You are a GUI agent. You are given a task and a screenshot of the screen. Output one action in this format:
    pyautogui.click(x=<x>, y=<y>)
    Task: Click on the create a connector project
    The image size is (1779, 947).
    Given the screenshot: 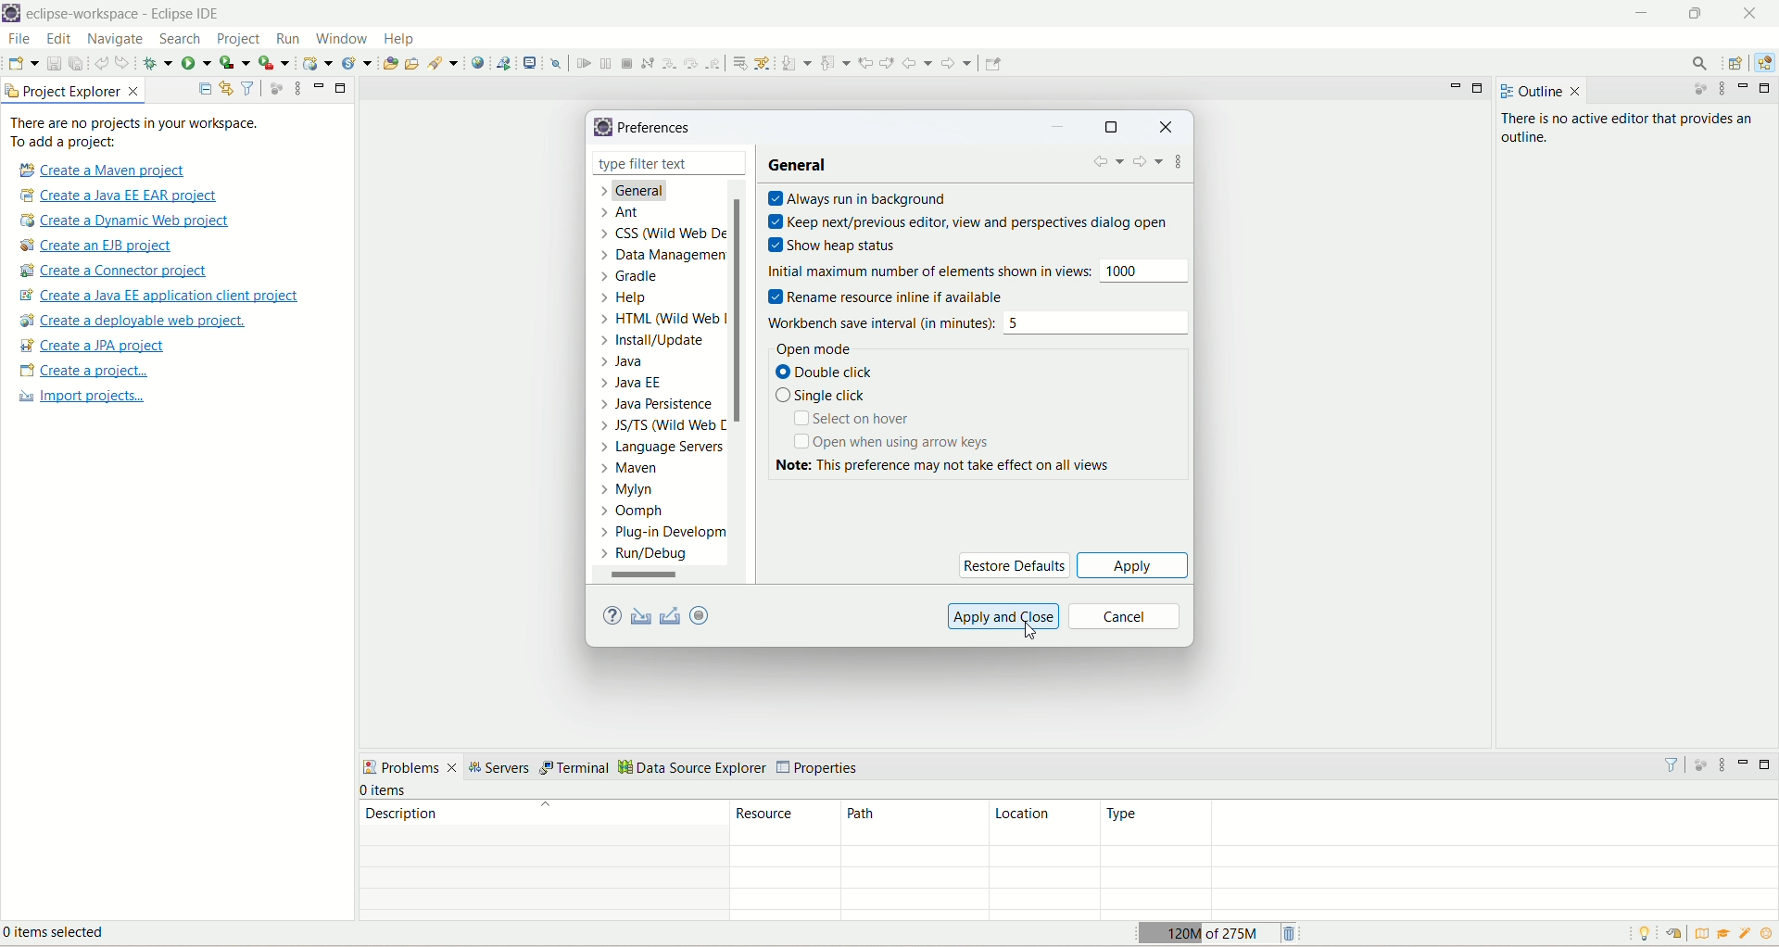 What is the action you would take?
    pyautogui.click(x=117, y=271)
    